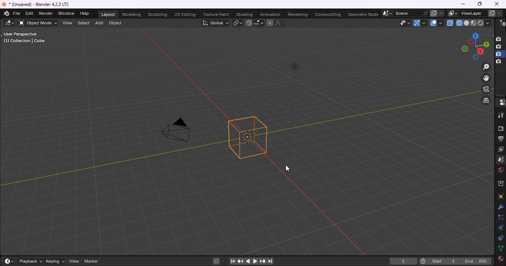  Describe the element at coordinates (420, 23) in the screenshot. I see `show gizmo` at that location.